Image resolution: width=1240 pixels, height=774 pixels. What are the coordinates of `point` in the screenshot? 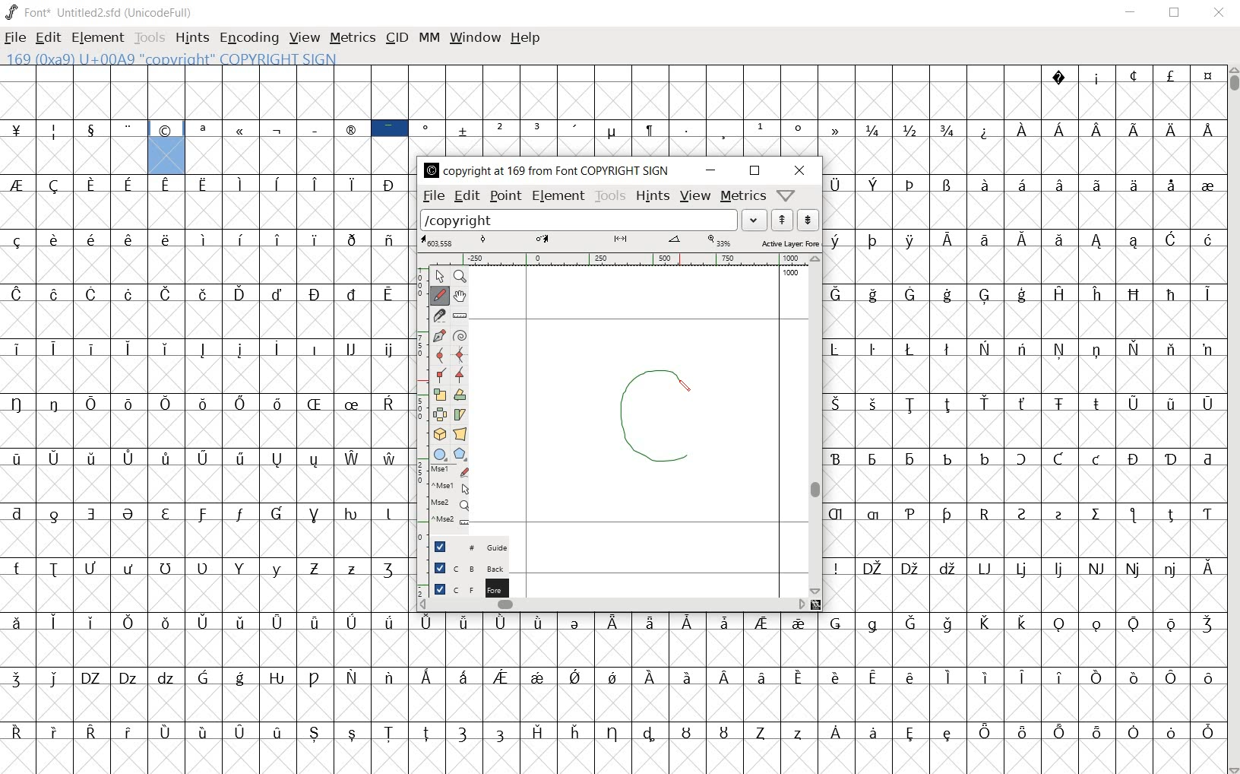 It's located at (505, 196).